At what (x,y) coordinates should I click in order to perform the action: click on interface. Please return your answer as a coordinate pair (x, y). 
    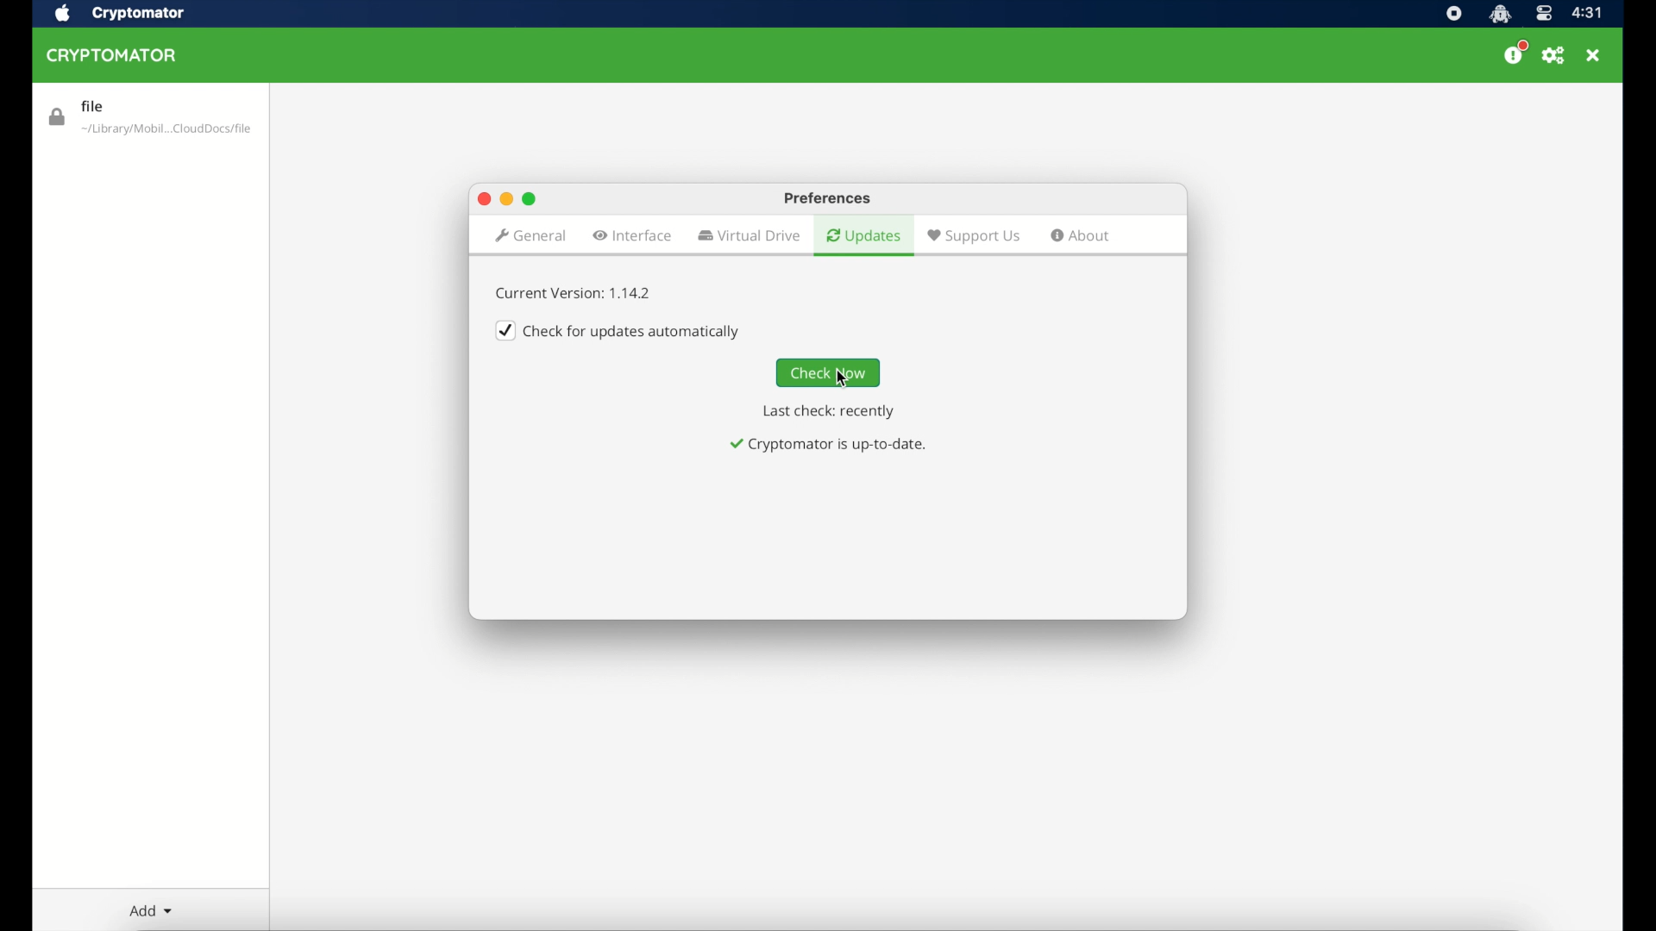
    Looking at the image, I should click on (632, 235).